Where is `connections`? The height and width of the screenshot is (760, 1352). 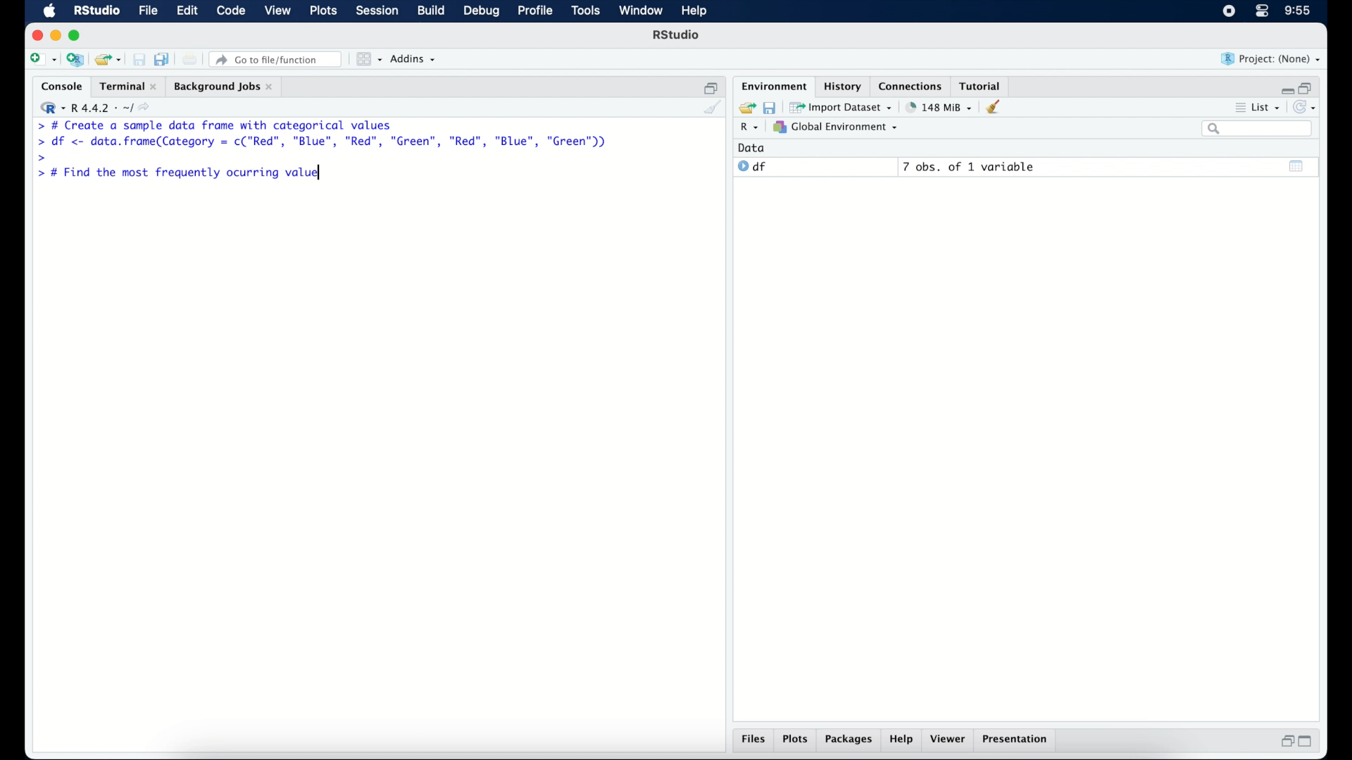 connections is located at coordinates (912, 85).